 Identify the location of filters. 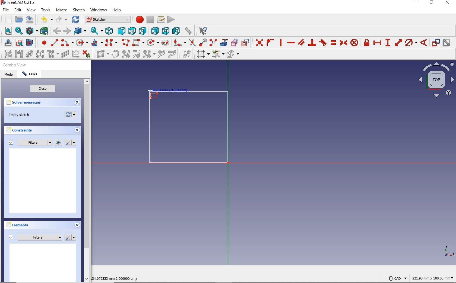
(29, 143).